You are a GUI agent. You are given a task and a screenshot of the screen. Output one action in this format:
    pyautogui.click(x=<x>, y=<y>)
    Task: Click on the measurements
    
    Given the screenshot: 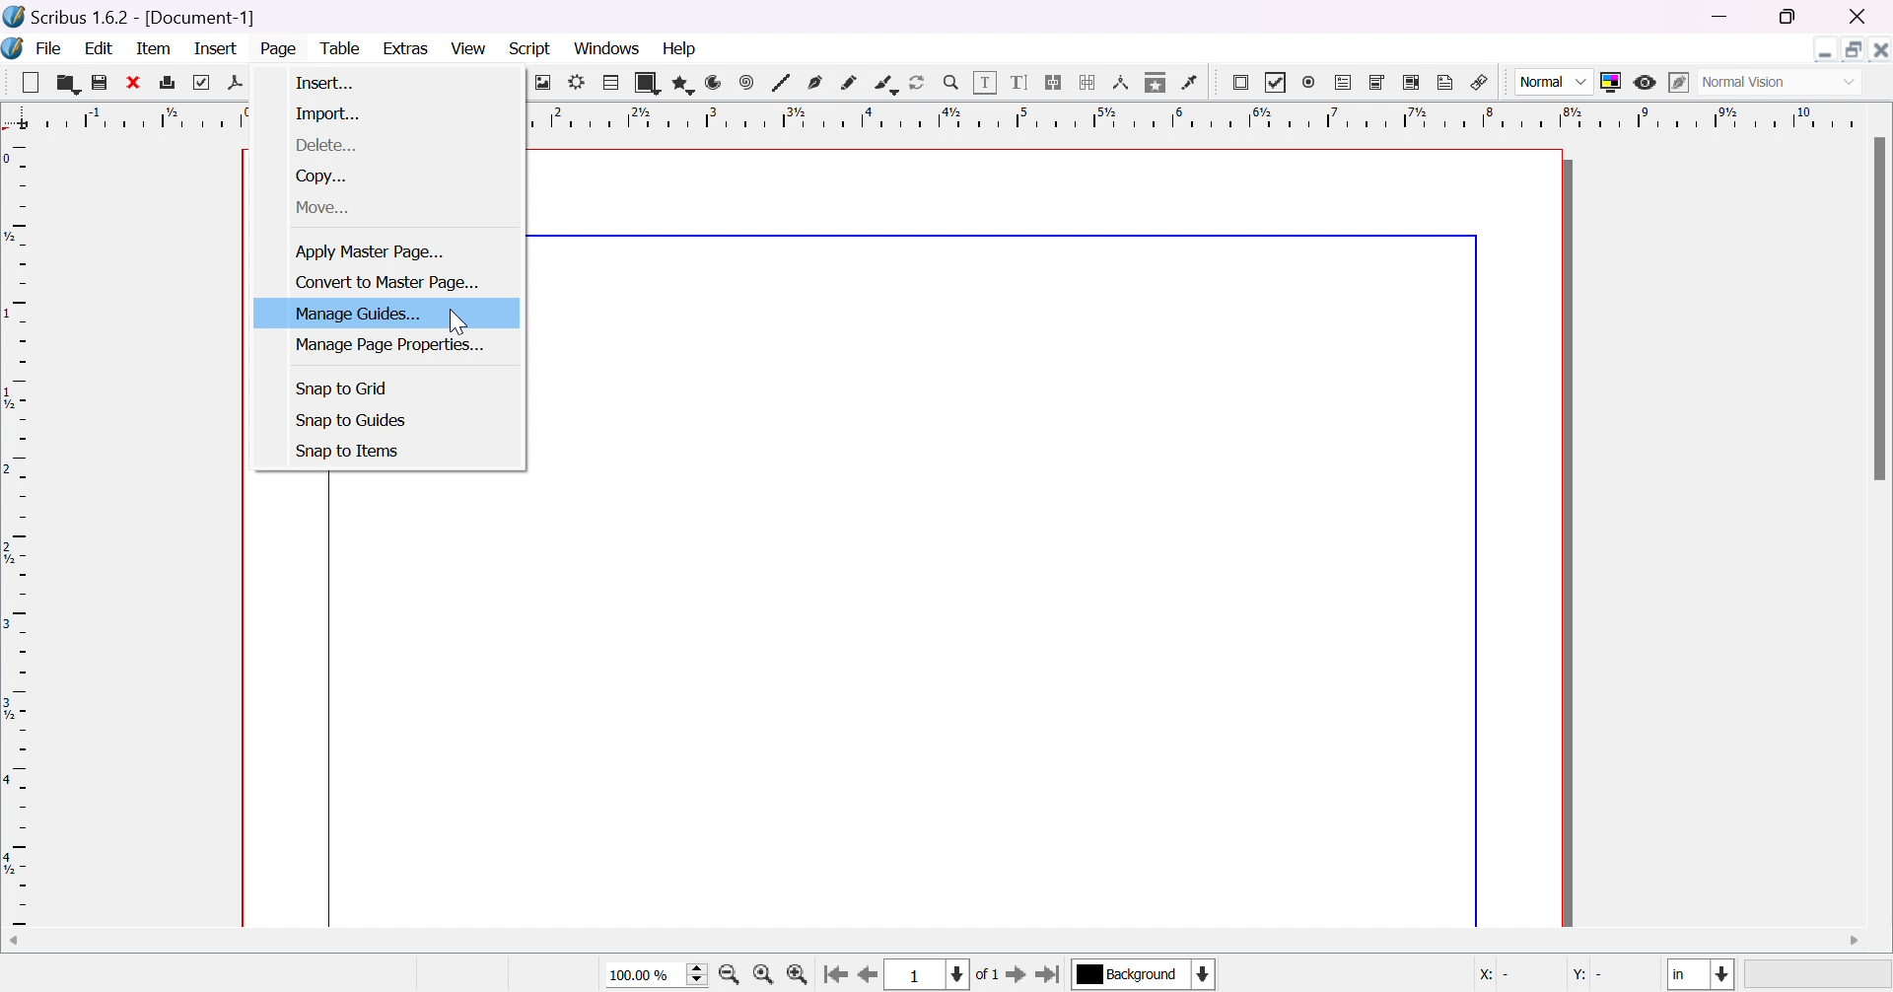 What is the action you would take?
    pyautogui.click(x=1124, y=84)
    